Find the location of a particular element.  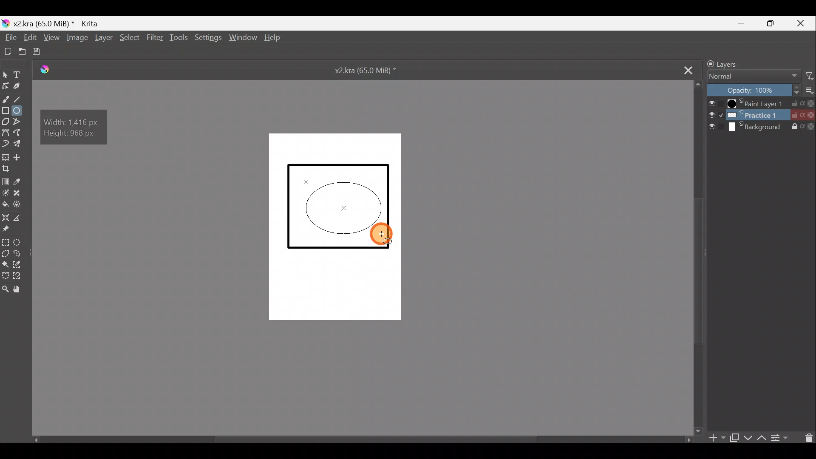

Maximize is located at coordinates (776, 25).